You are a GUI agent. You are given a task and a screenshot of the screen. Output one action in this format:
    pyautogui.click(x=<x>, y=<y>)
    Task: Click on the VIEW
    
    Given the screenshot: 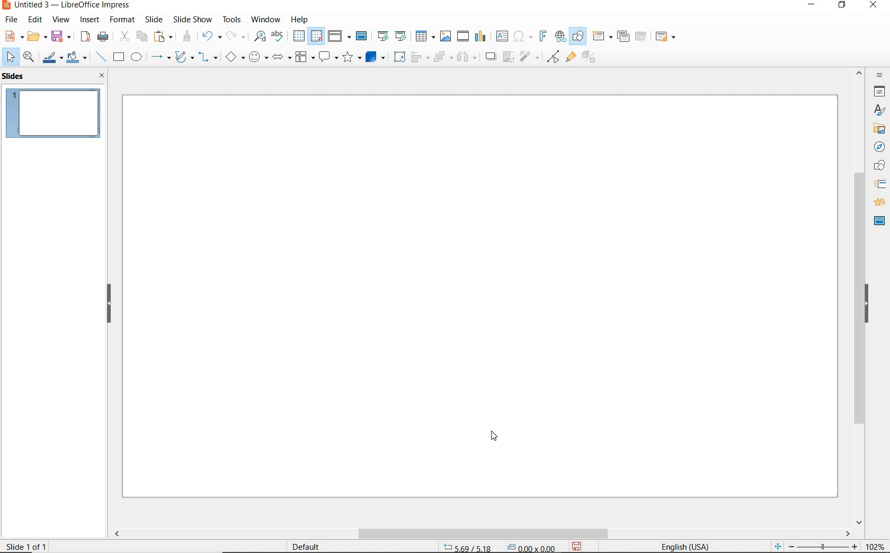 What is the action you would take?
    pyautogui.click(x=61, y=20)
    